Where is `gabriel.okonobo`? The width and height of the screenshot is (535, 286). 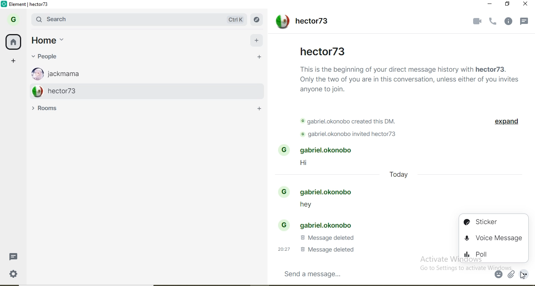 gabriel.okonobo is located at coordinates (320, 192).